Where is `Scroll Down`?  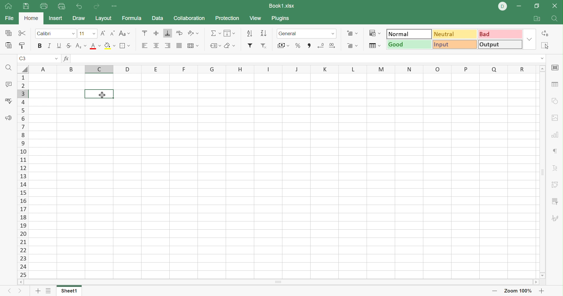
Scroll Down is located at coordinates (543, 276).